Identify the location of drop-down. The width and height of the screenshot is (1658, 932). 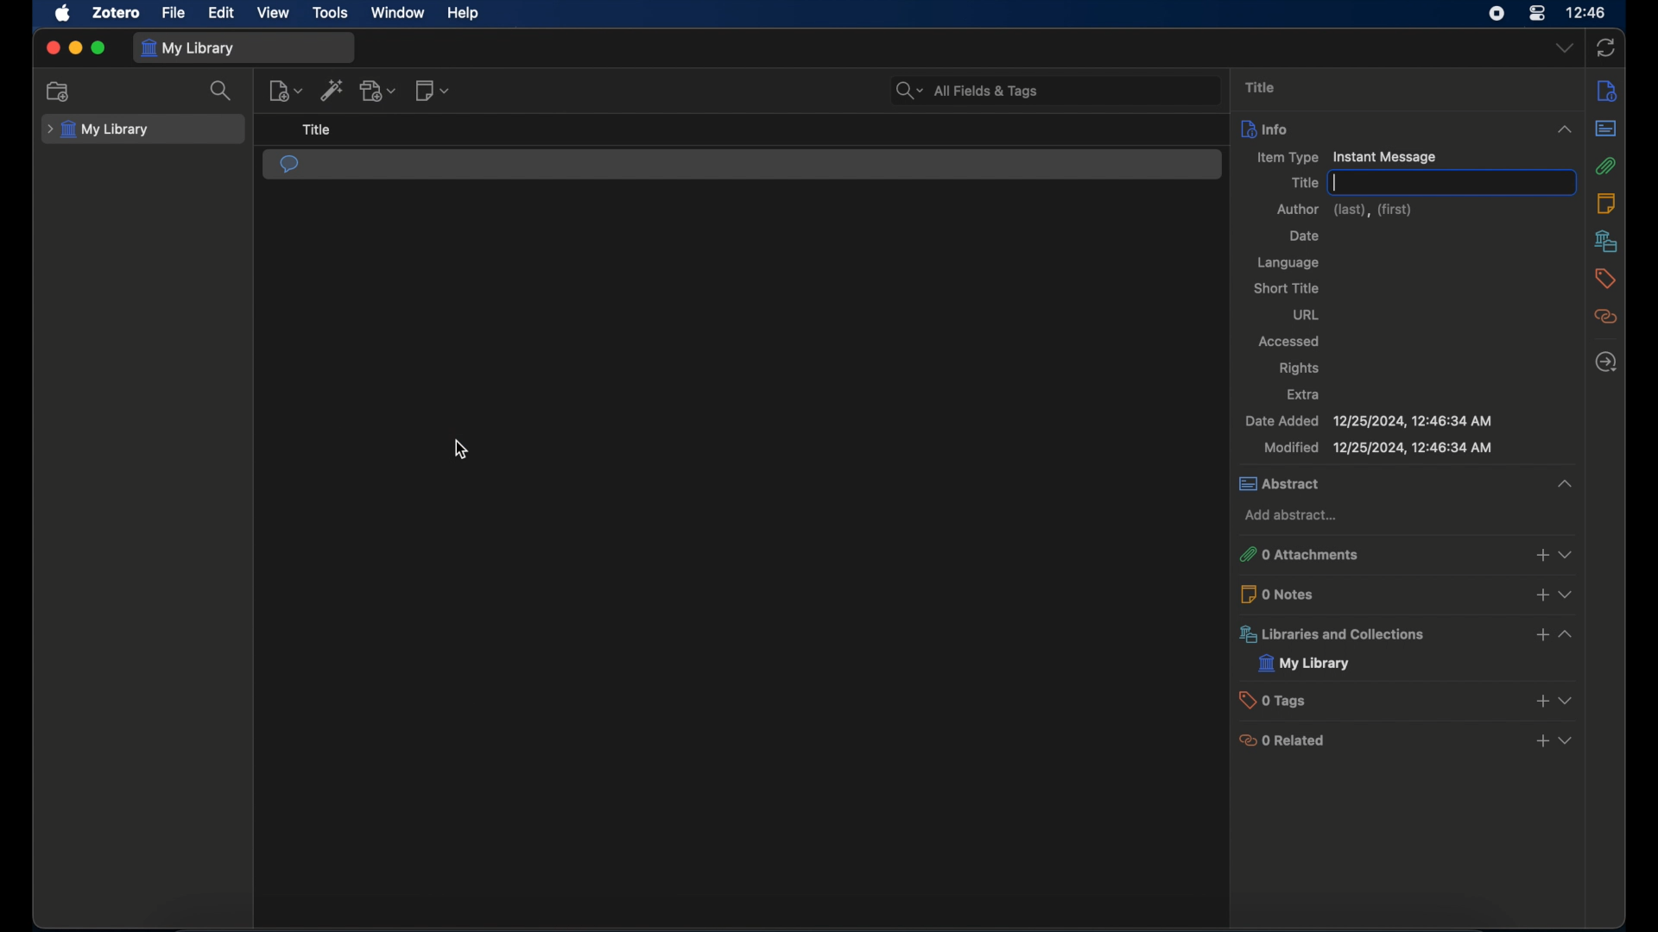
(1566, 48).